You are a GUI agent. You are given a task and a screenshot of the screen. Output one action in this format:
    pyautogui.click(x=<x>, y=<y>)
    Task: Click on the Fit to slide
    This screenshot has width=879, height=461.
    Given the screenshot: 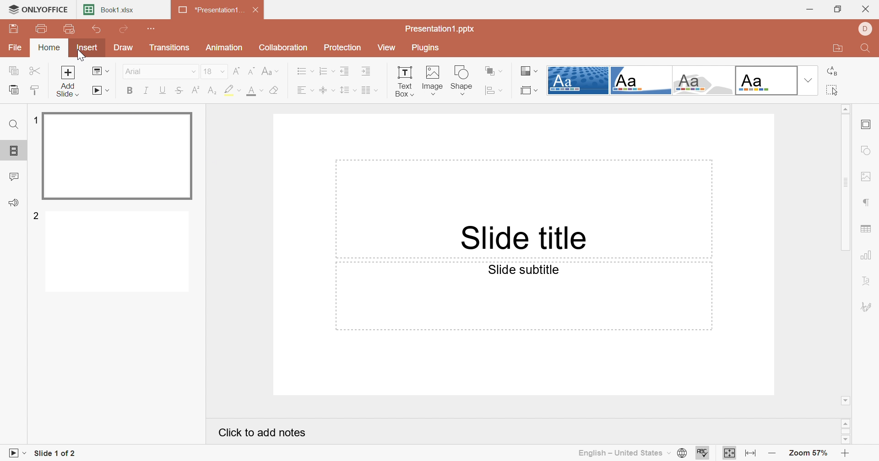 What is the action you would take?
    pyautogui.click(x=730, y=453)
    